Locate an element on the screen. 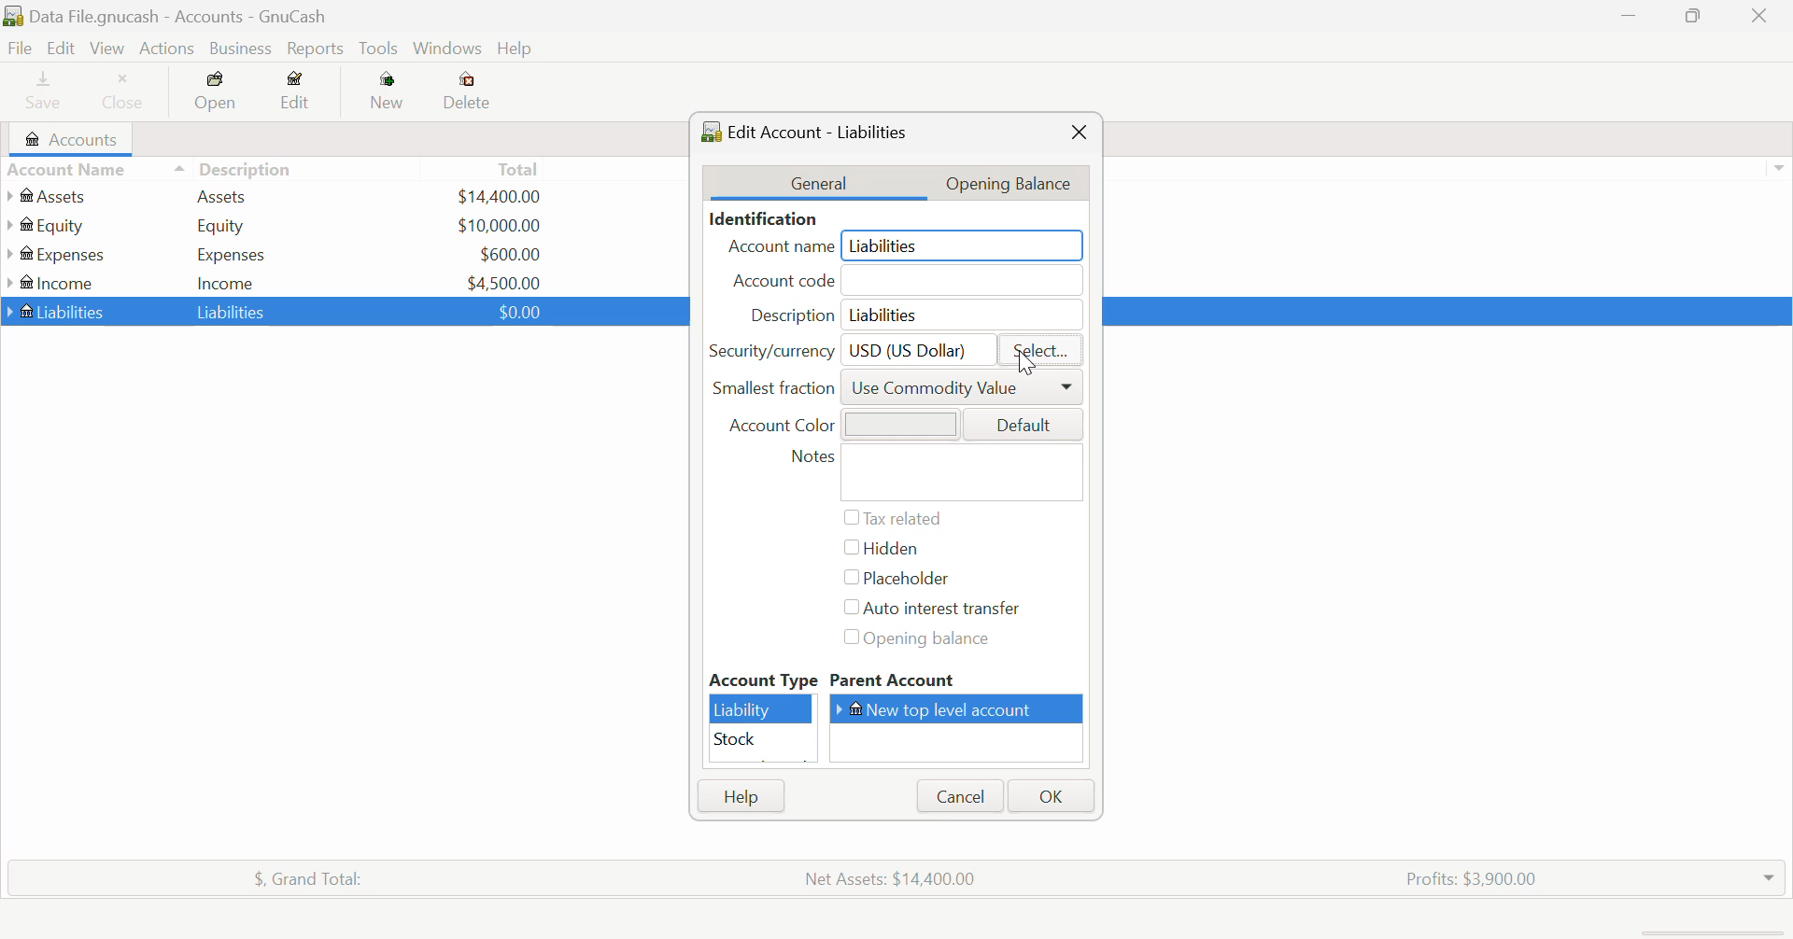 The height and width of the screenshot is (939, 1793). USD is located at coordinates (515, 311).